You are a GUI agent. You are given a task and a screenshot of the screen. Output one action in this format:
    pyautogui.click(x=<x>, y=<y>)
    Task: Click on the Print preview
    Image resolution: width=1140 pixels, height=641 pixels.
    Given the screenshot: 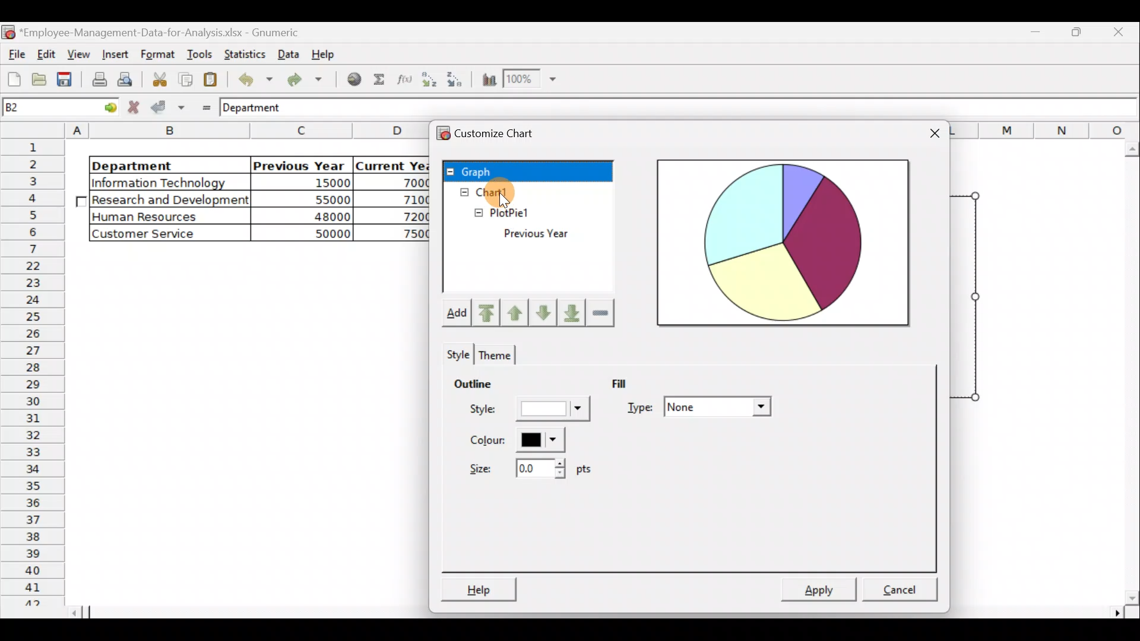 What is the action you would take?
    pyautogui.click(x=128, y=79)
    